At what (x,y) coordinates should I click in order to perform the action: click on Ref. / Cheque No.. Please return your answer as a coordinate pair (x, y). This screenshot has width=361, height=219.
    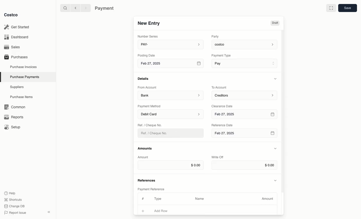
    Looking at the image, I should click on (156, 133).